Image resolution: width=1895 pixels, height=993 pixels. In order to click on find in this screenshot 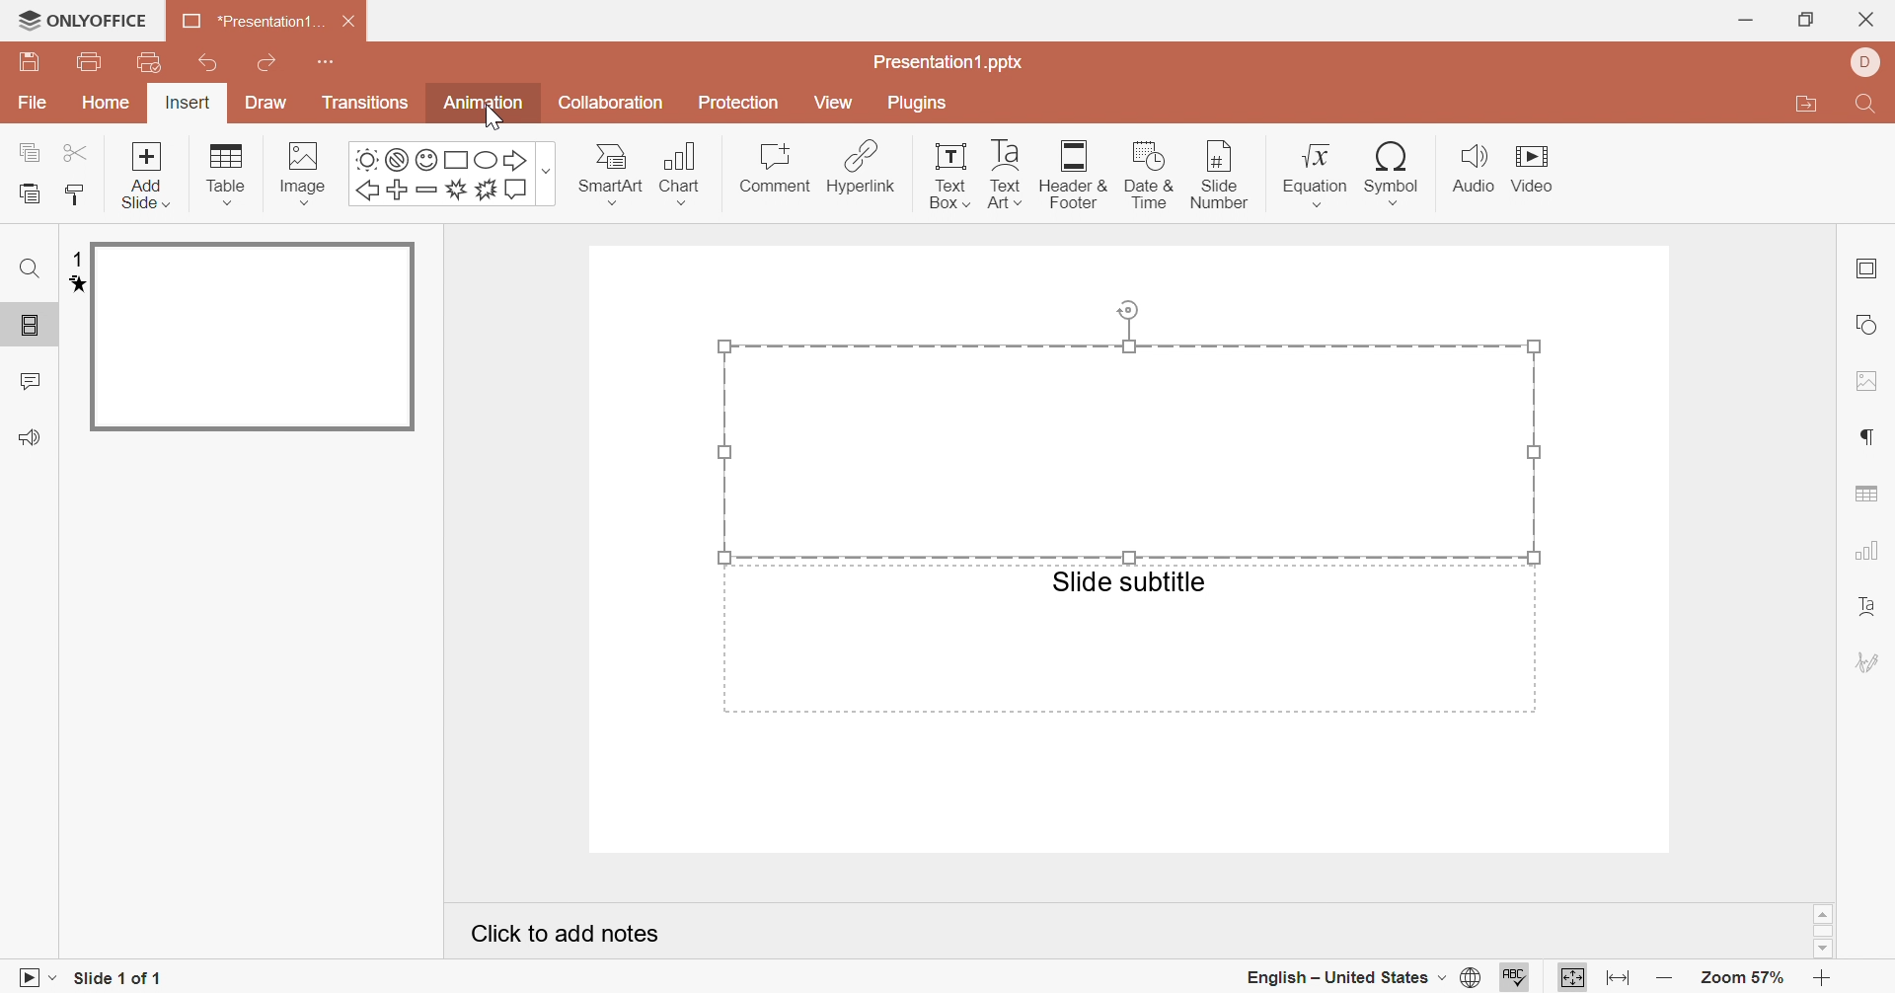, I will do `click(1869, 105)`.